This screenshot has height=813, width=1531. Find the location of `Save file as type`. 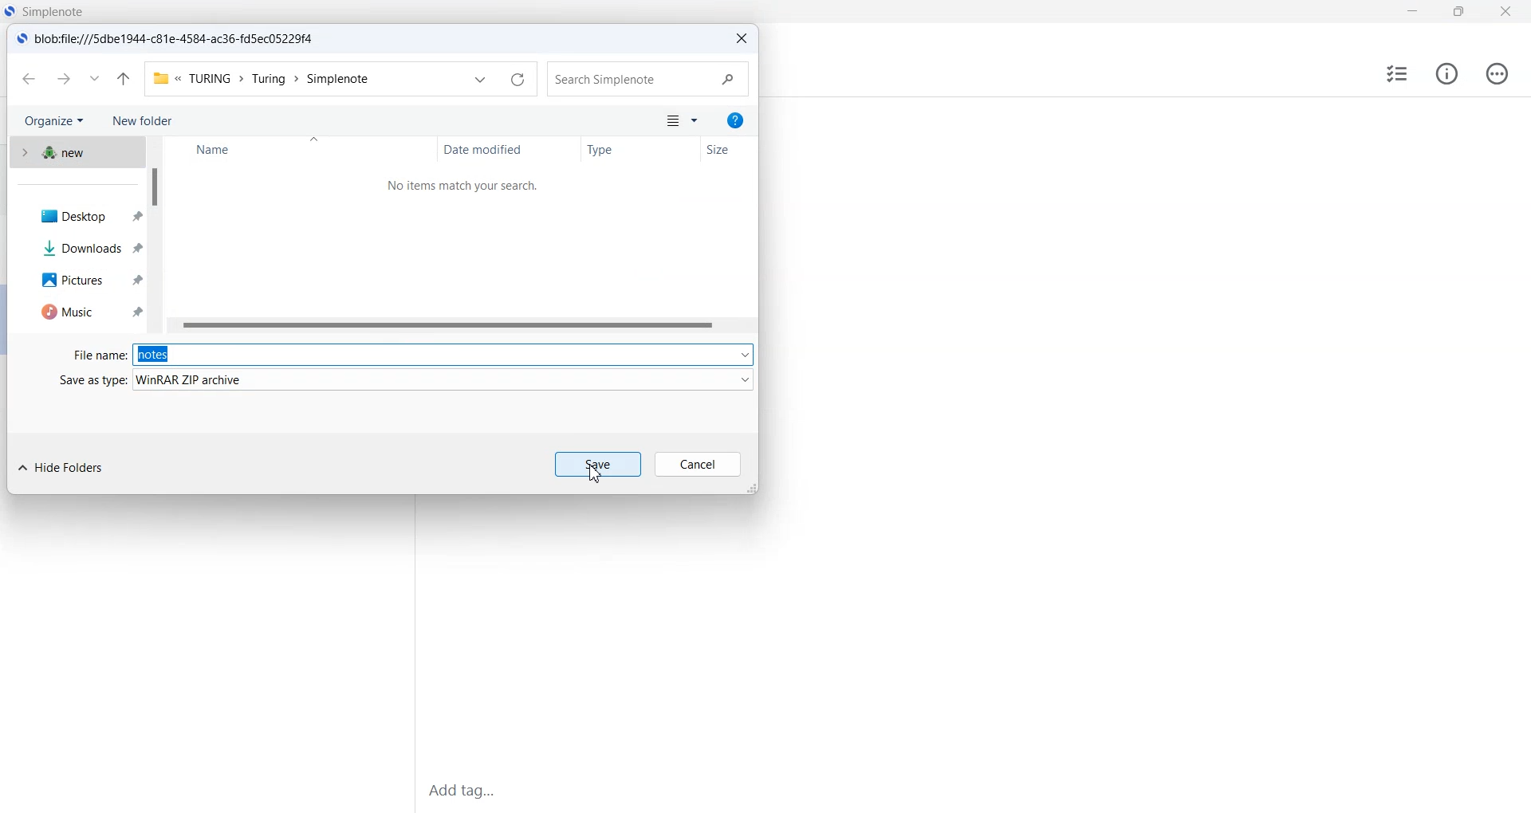

Save file as type is located at coordinates (444, 379).